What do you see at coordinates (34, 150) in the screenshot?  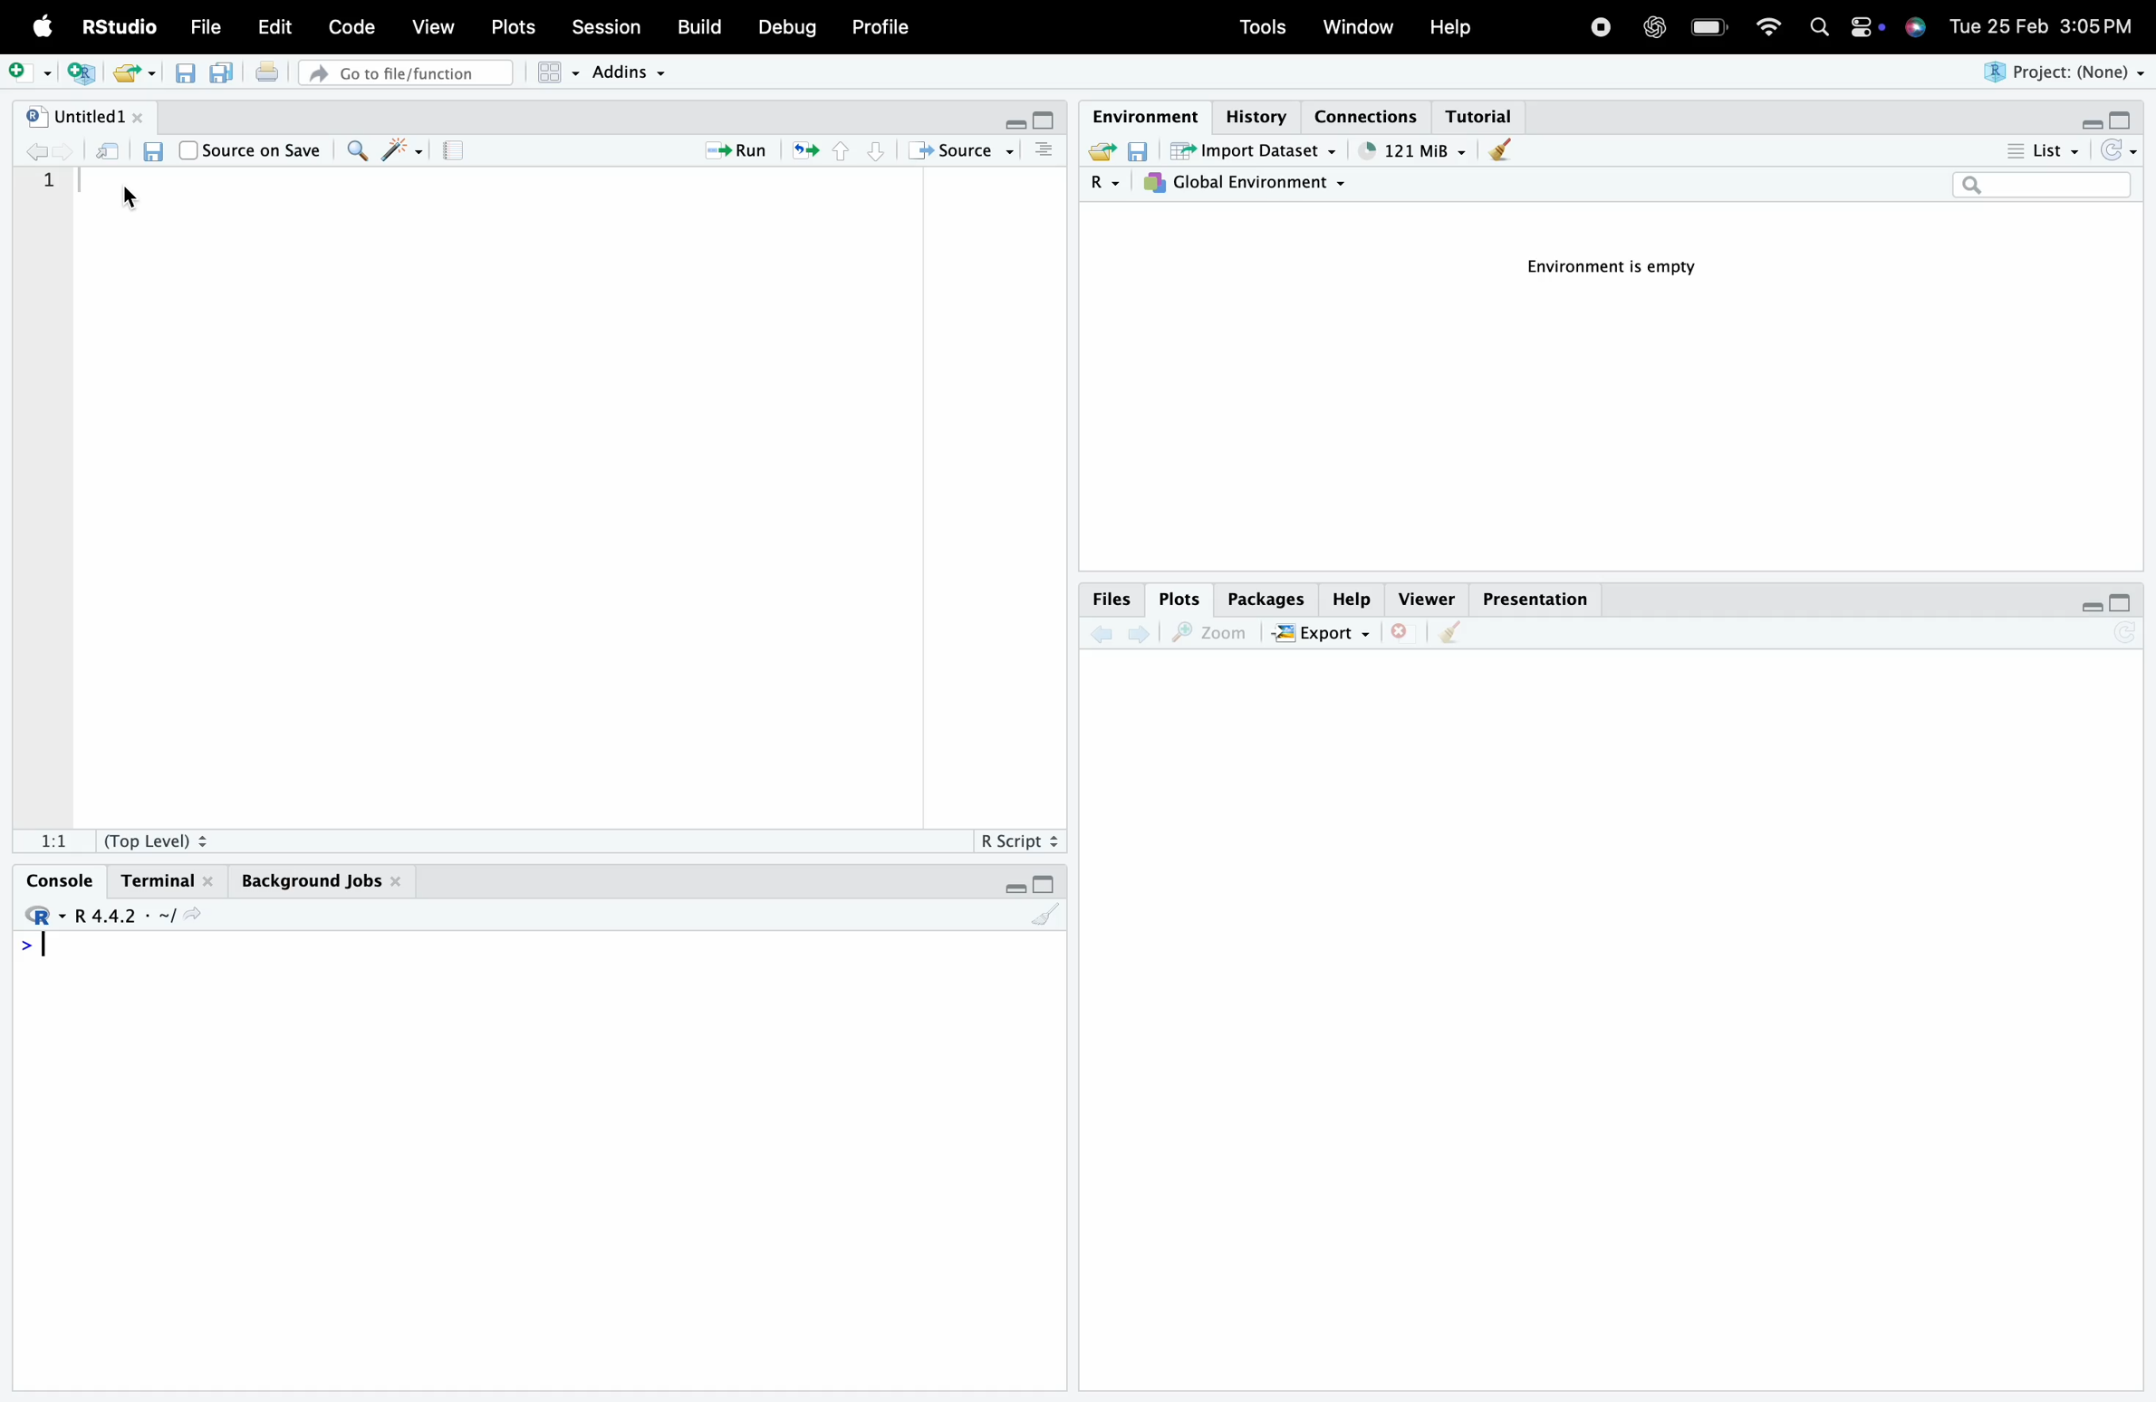 I see `Go back to the previous source location (Ctrl + F9)` at bounding box center [34, 150].